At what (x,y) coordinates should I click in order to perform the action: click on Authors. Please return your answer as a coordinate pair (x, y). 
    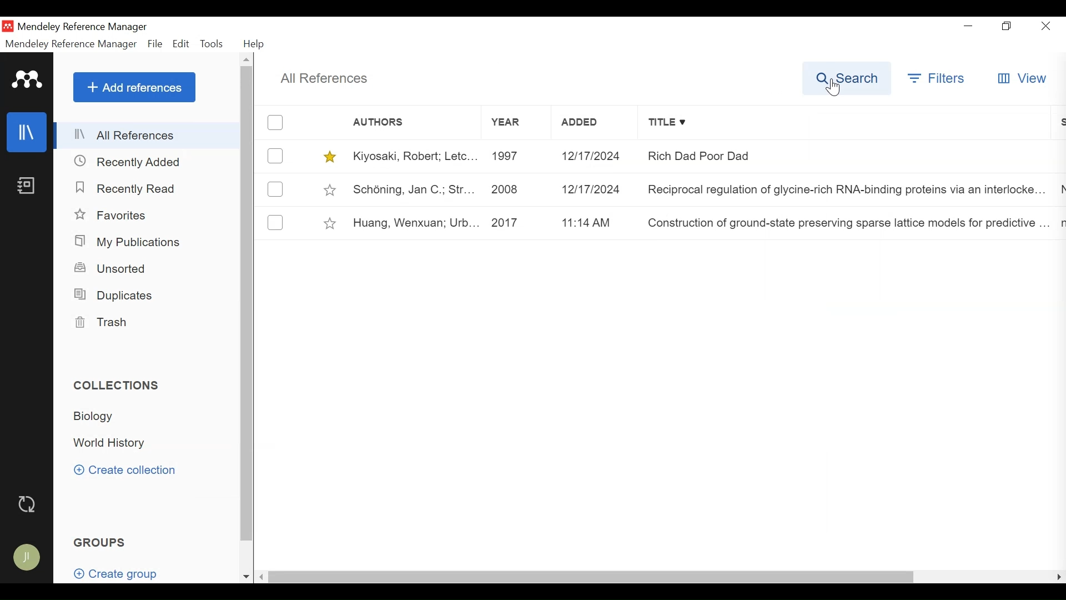
    Looking at the image, I should click on (389, 122).